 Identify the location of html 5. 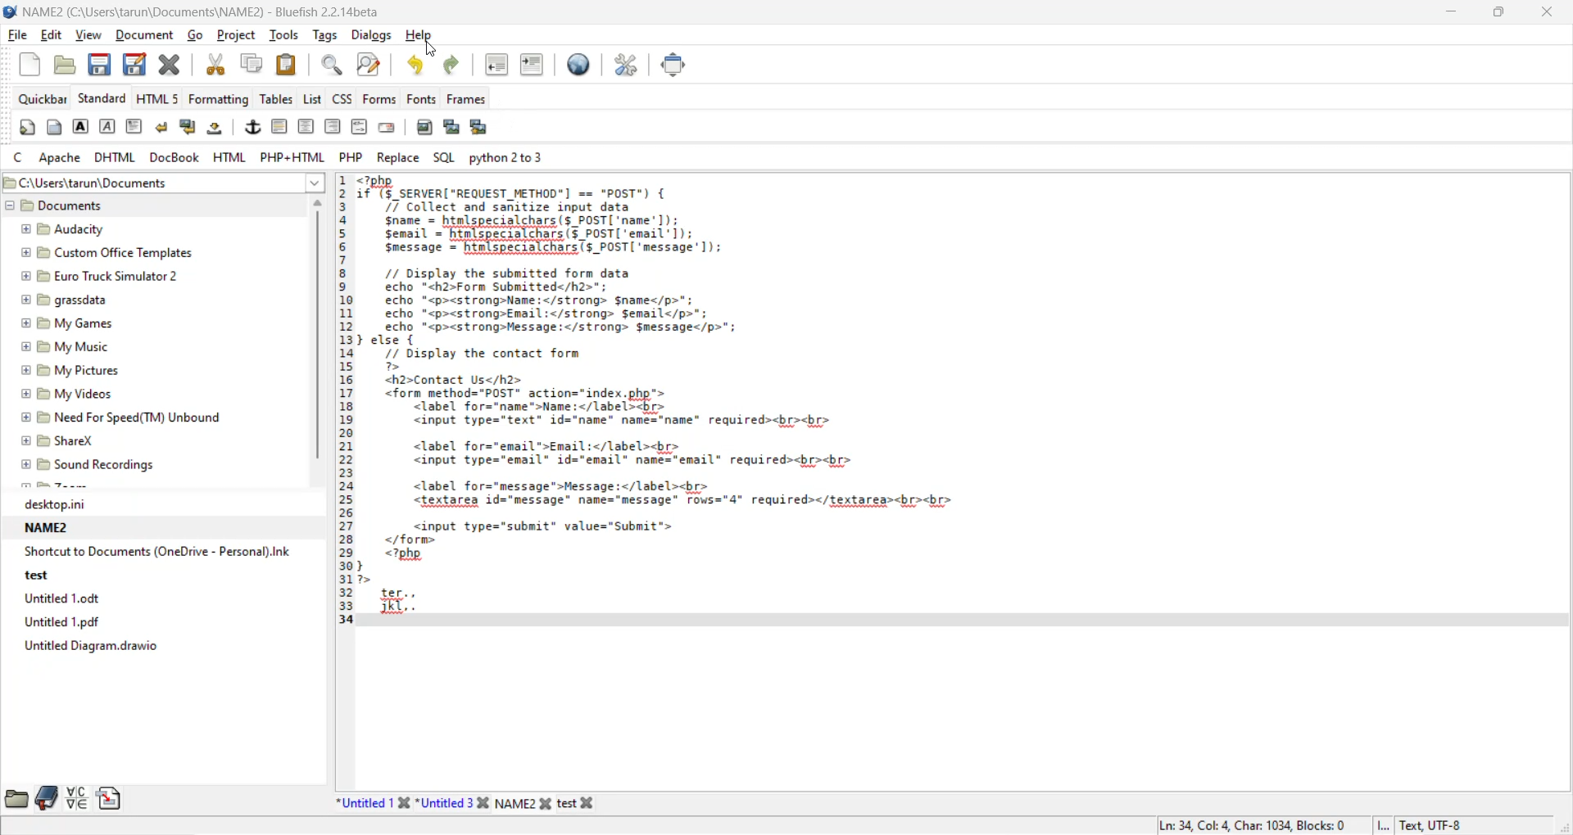
(158, 98).